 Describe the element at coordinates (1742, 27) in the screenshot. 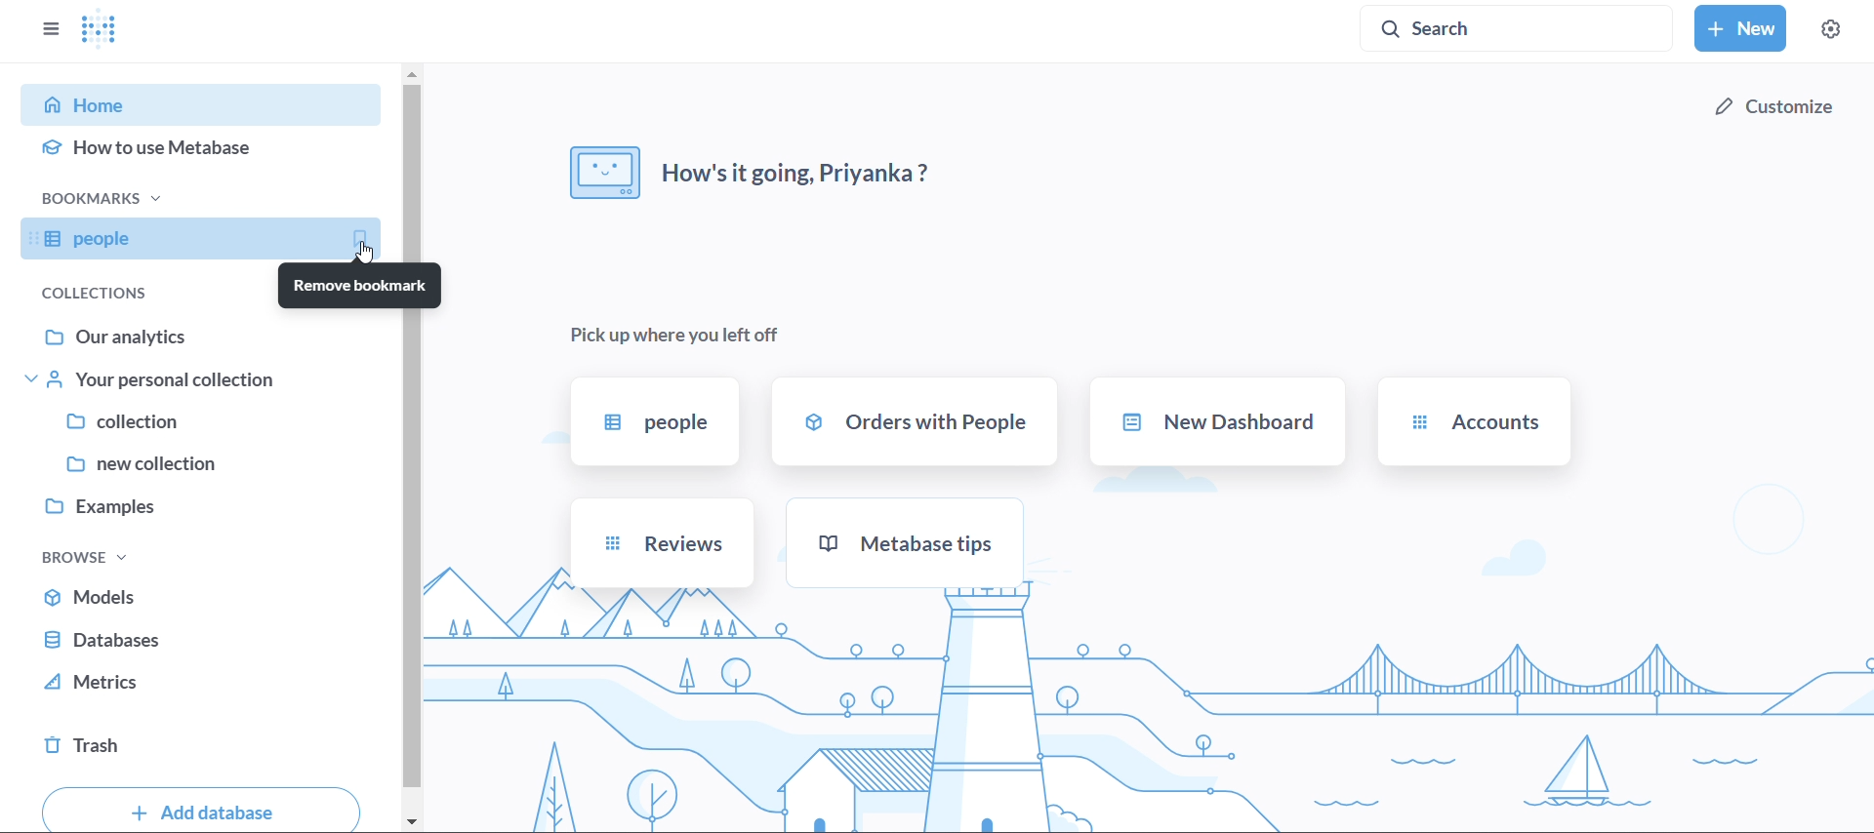

I see `new` at that location.